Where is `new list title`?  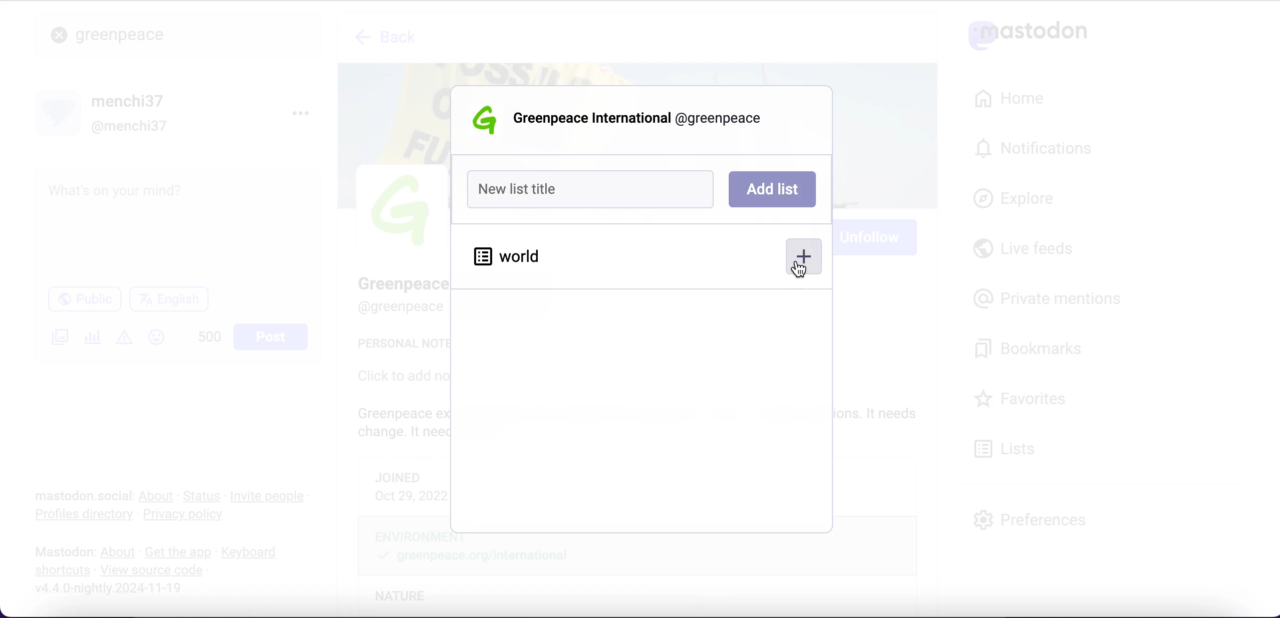 new list title is located at coordinates (591, 189).